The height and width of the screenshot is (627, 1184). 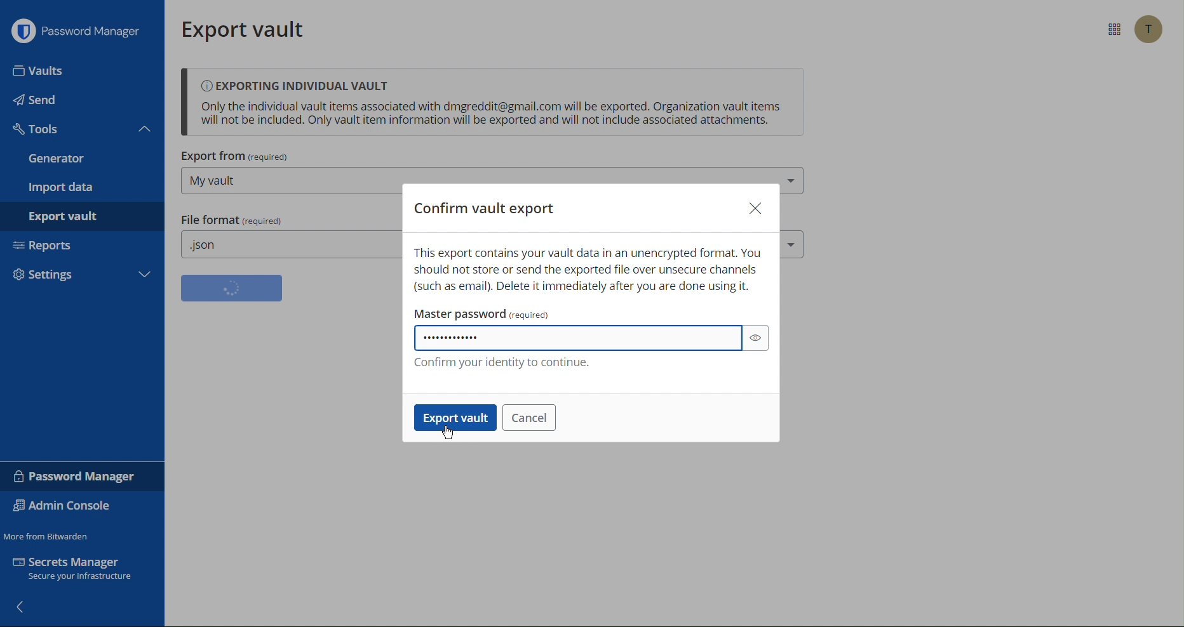 I want to click on Admin Console, so click(x=67, y=506).